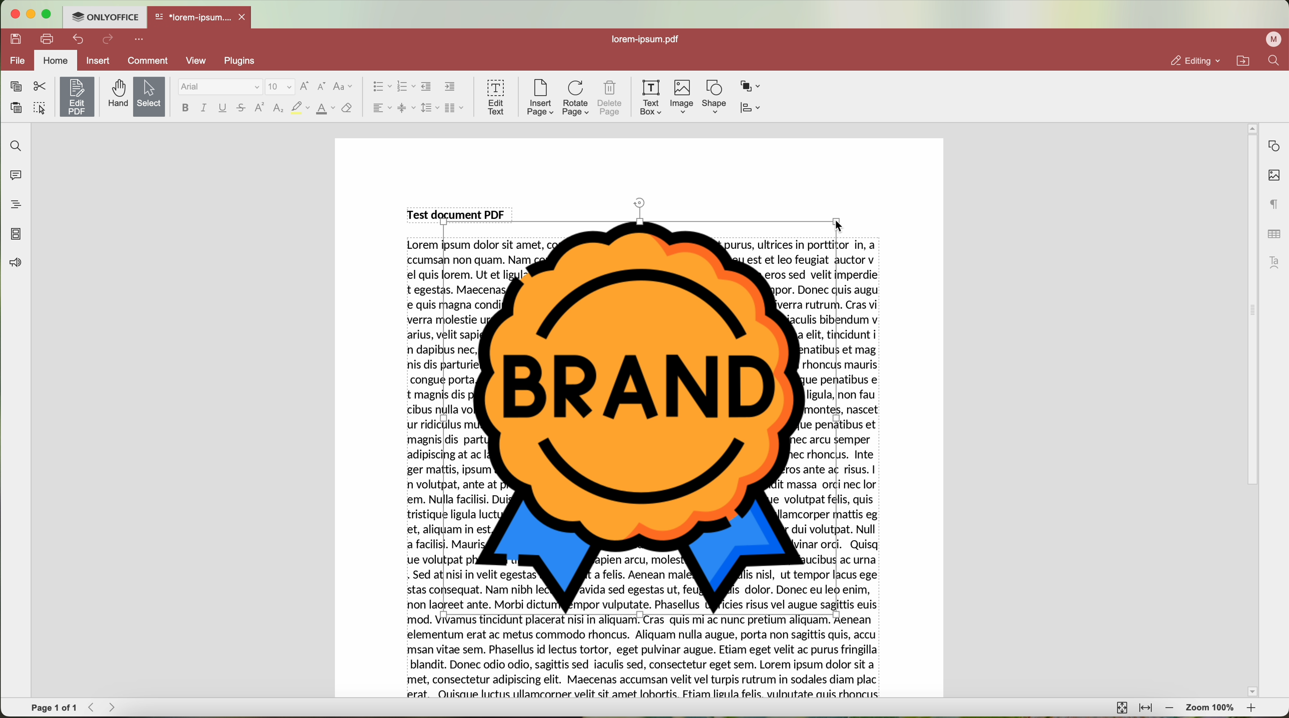 The width and height of the screenshot is (1289, 718). I want to click on clear style, so click(347, 109).